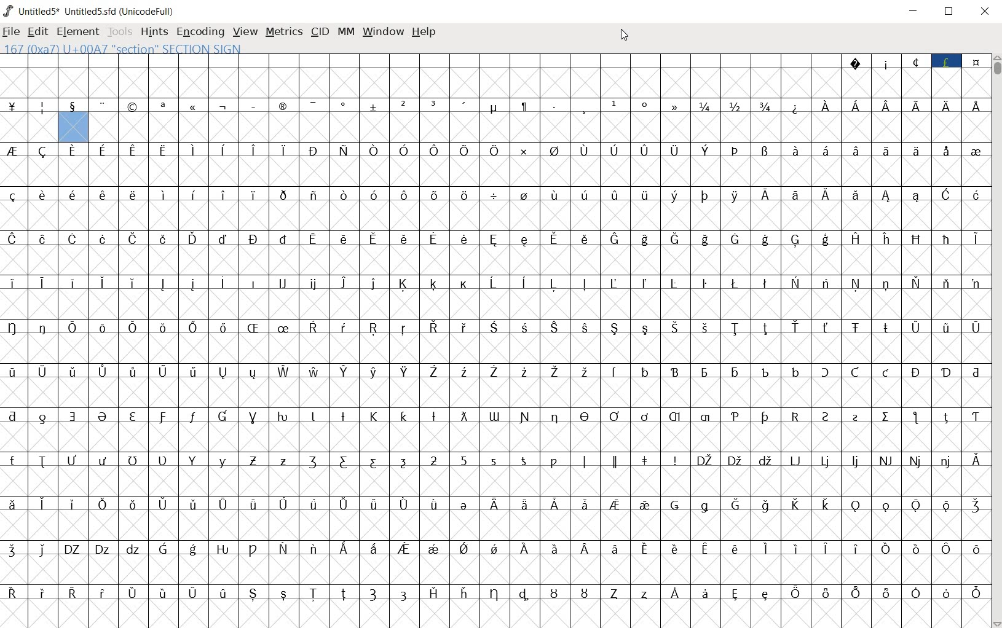  What do you see at coordinates (898, 106) in the screenshot?
I see `special letters` at bounding box center [898, 106].